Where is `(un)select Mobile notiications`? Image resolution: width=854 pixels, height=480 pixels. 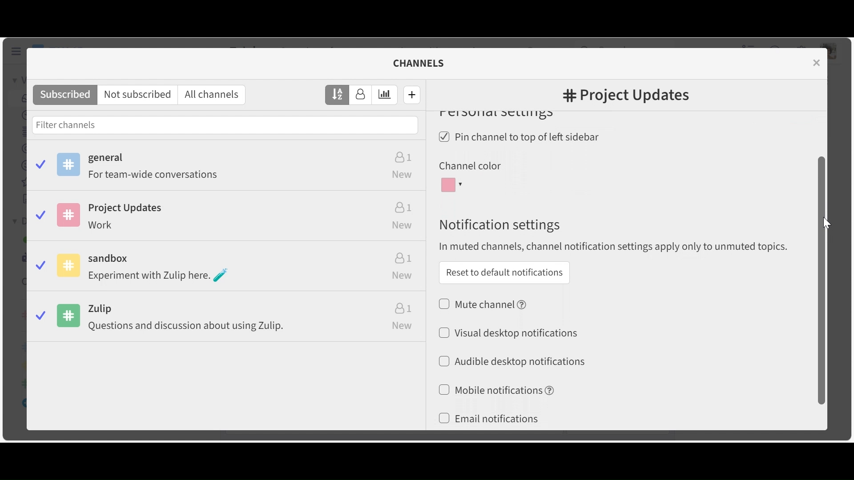 (un)select Mobile notiications is located at coordinates (495, 390).